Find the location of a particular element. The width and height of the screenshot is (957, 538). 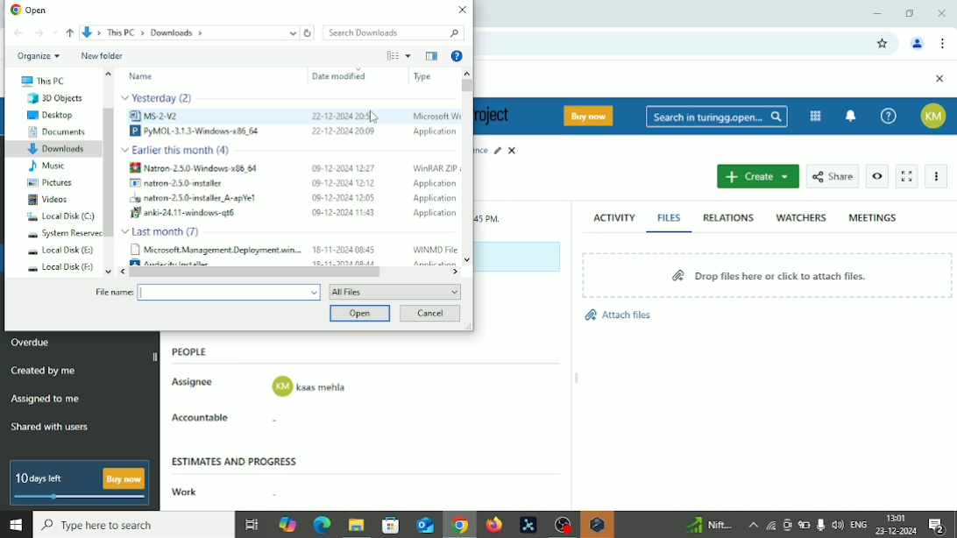

Pictures is located at coordinates (52, 182).